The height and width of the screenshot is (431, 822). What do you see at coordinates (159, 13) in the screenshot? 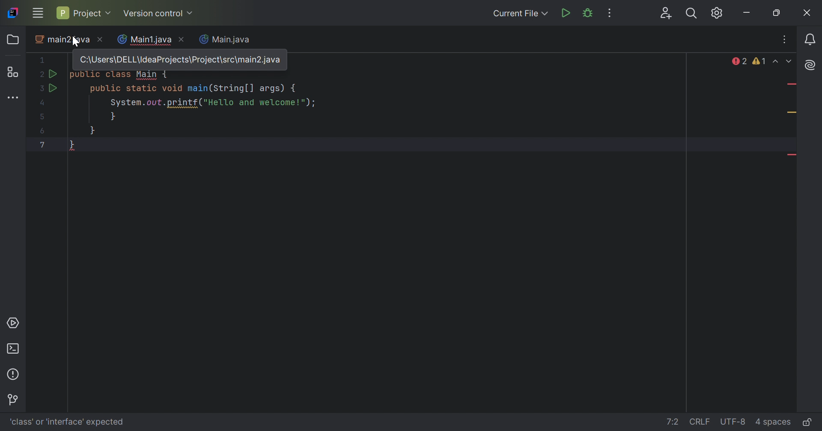
I see `Version control` at bounding box center [159, 13].